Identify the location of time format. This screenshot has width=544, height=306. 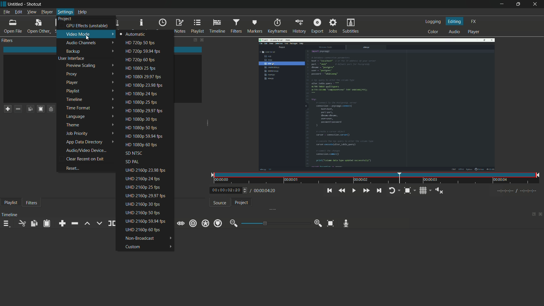
(90, 108).